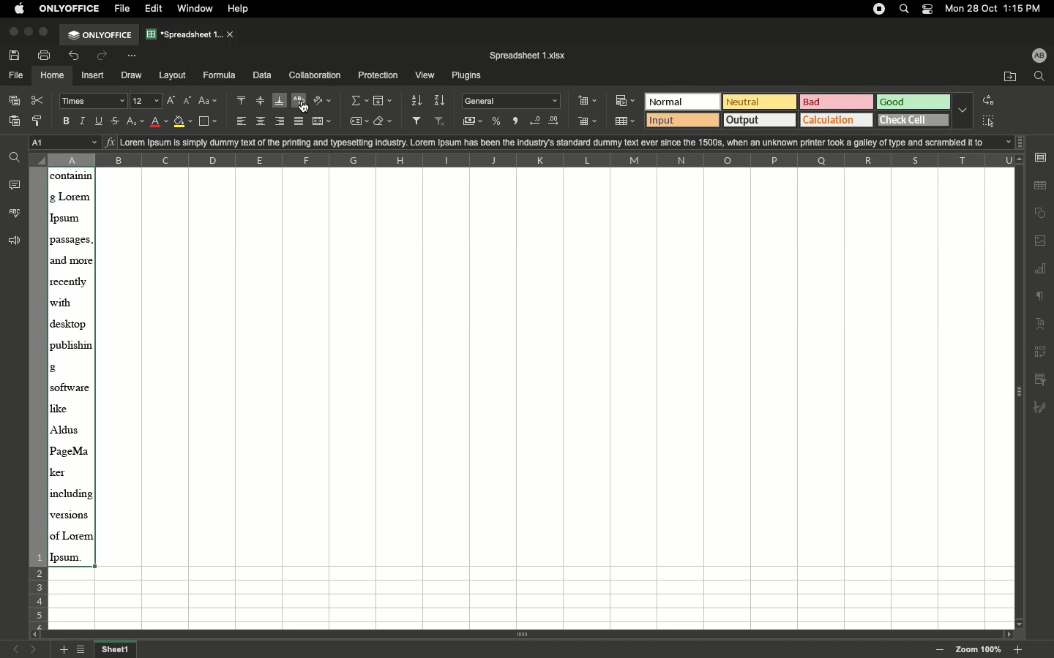 The image size is (1054, 658). What do you see at coordinates (512, 101) in the screenshot?
I see `Number format ` at bounding box center [512, 101].